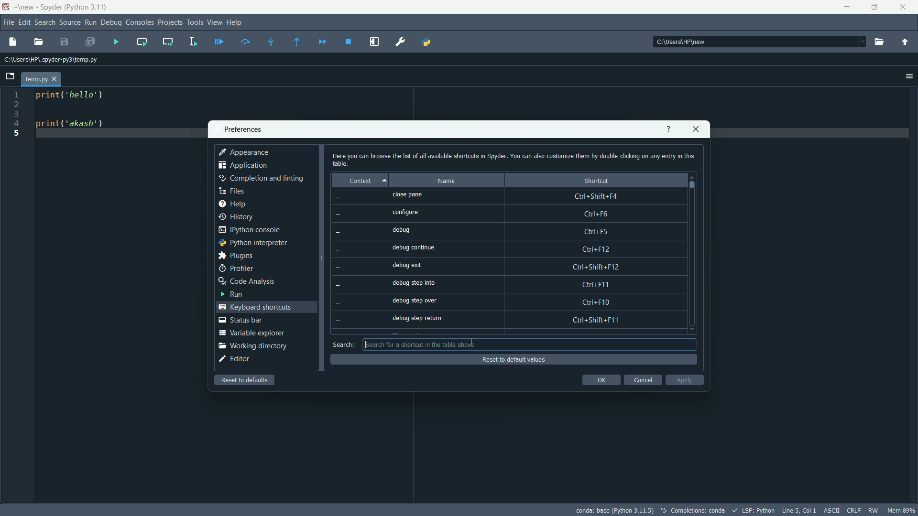 The width and height of the screenshot is (918, 516). I want to click on vertical scroll bar, so click(695, 253).